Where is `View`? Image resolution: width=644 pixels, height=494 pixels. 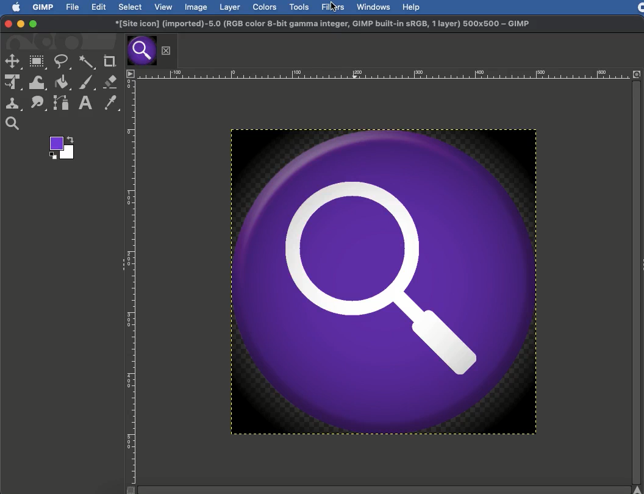
View is located at coordinates (163, 7).